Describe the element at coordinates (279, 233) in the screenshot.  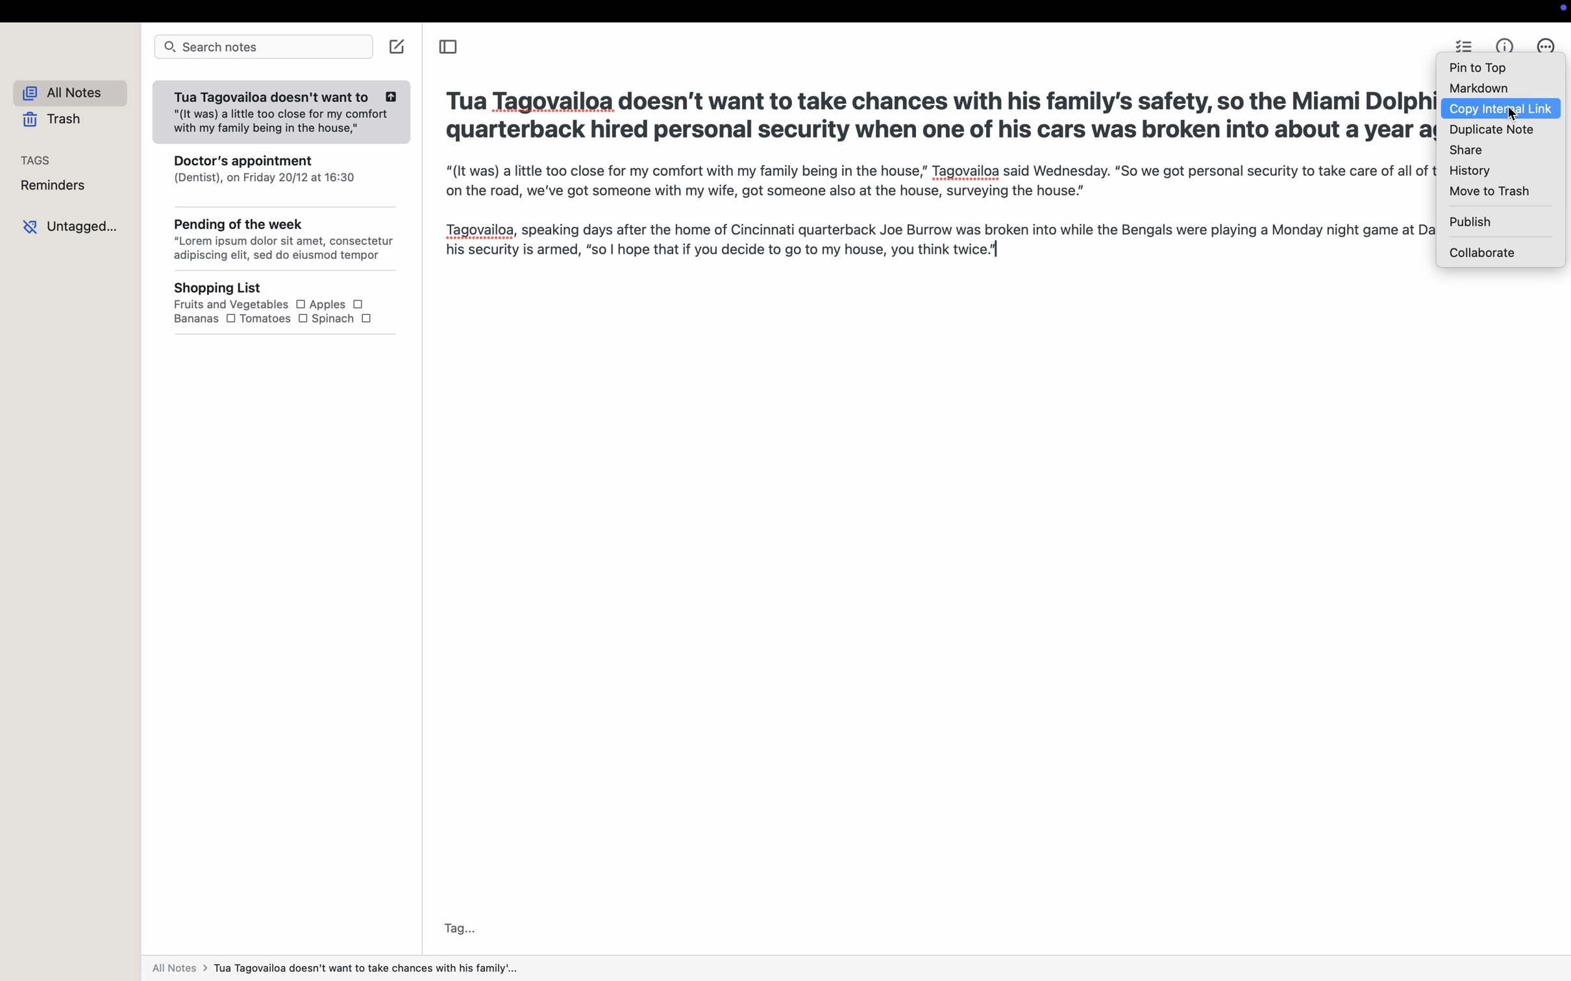
I see `Pending of the week
“Lorem ipsum dolor sit amet, consectetur
adipiscing elit, sed do eiusmod tempor` at that location.